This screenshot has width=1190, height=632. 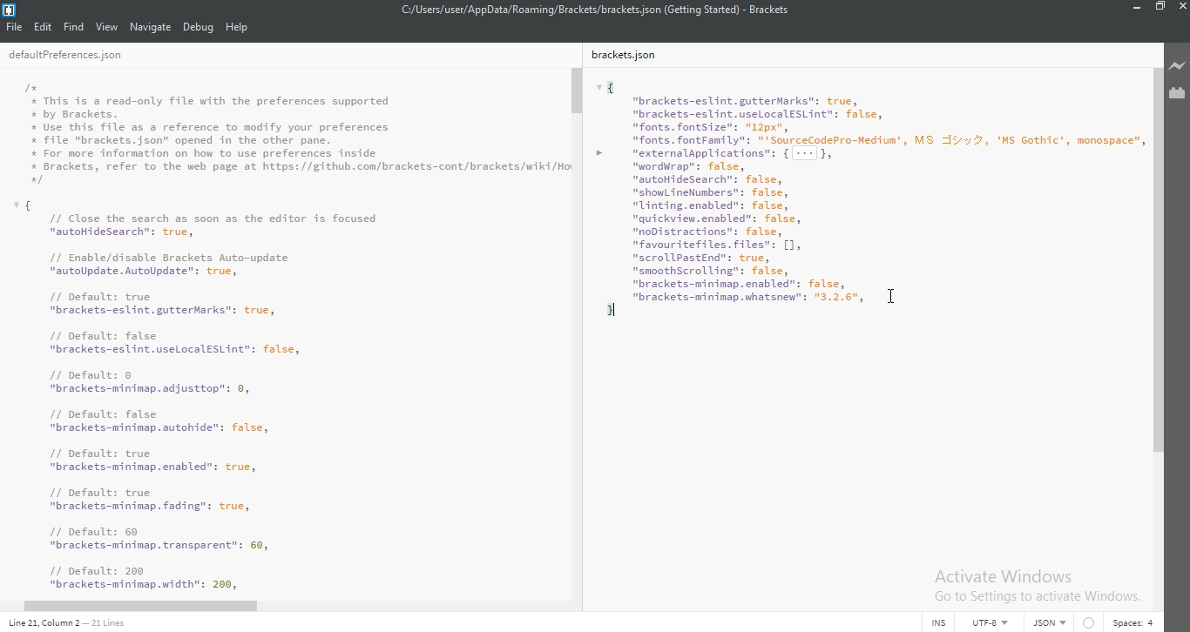 I want to click on Edit, so click(x=44, y=26).